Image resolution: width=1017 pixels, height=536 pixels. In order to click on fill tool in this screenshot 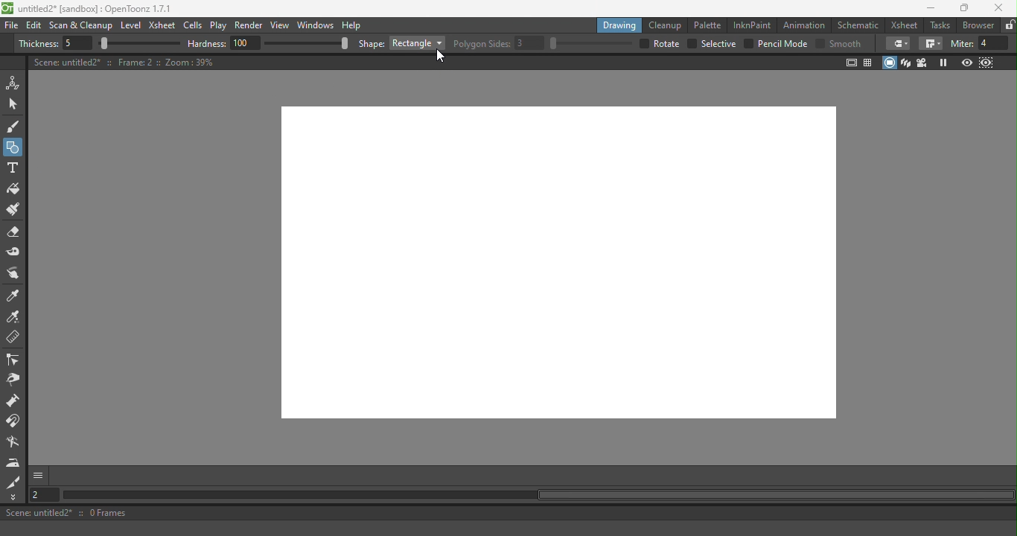, I will do `click(931, 43)`.